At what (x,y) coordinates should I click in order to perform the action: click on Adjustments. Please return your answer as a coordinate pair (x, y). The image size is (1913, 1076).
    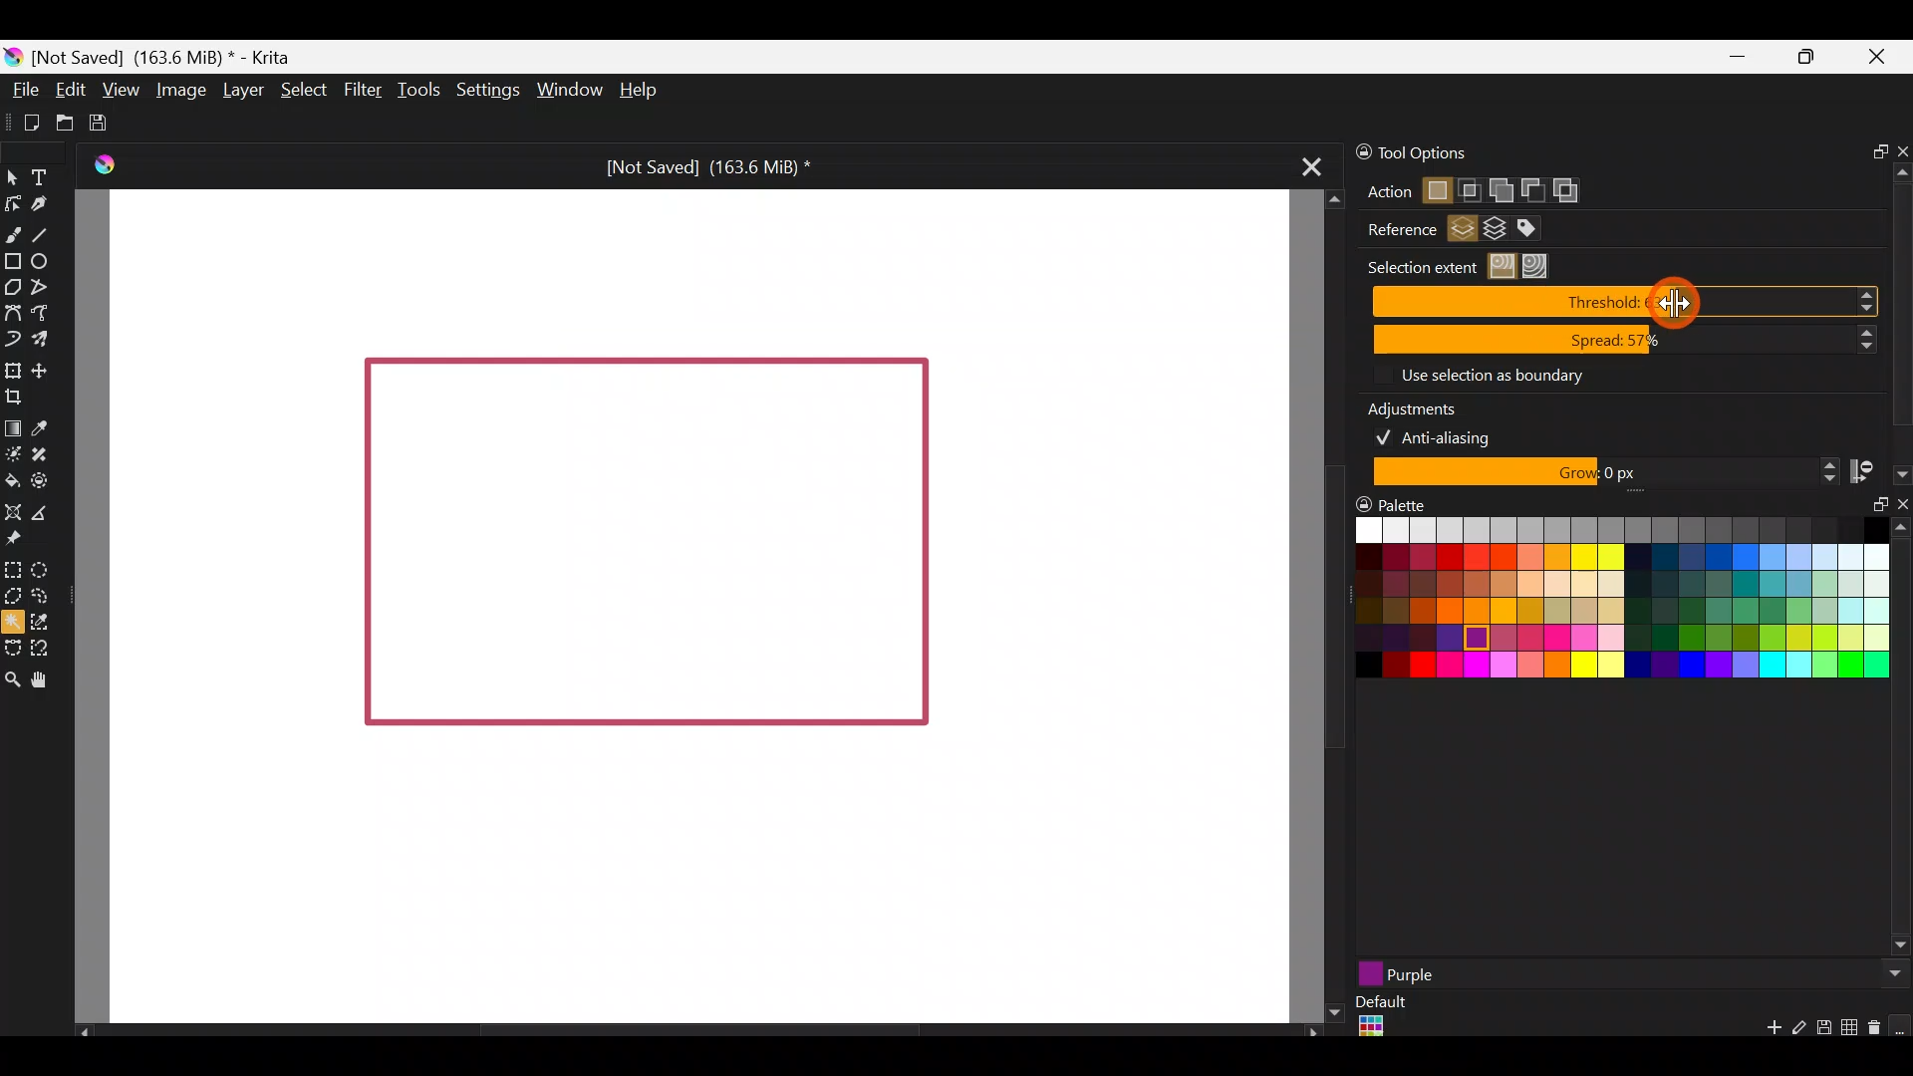
    Looking at the image, I should click on (1425, 405).